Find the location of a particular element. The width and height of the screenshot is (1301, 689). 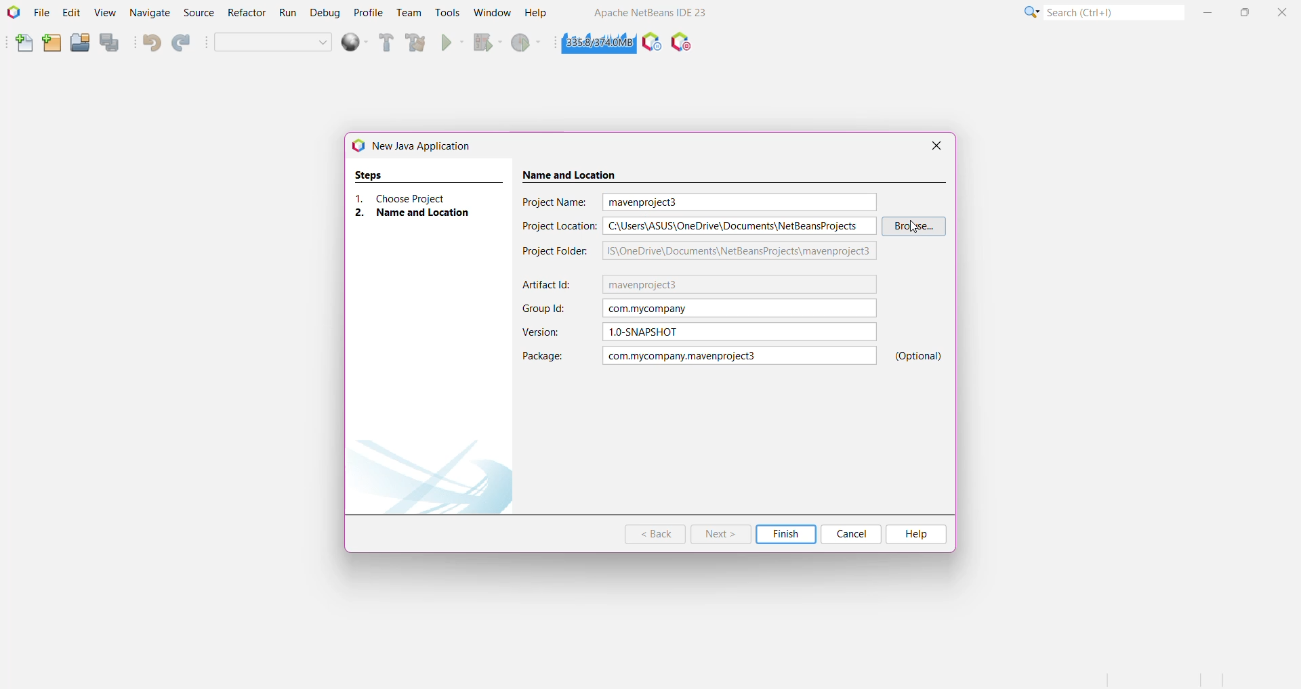

Help is located at coordinates (536, 14).